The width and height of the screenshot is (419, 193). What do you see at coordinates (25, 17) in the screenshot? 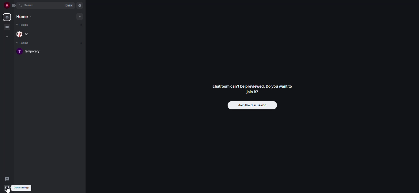
I see `home` at bounding box center [25, 17].